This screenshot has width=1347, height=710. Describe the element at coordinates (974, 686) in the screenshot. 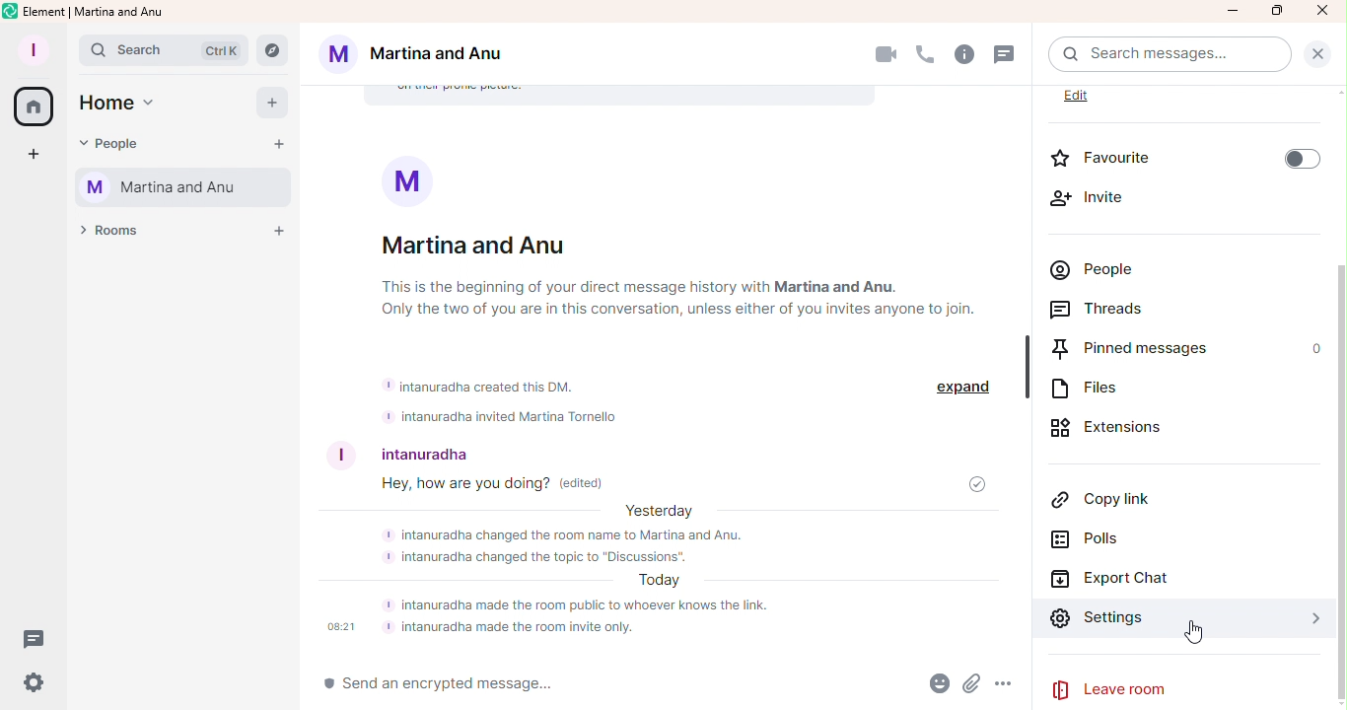

I see `Attachment` at that location.